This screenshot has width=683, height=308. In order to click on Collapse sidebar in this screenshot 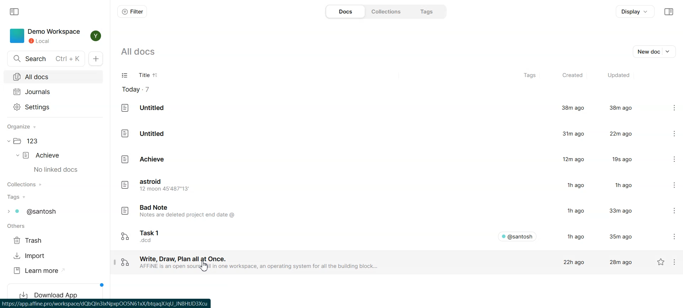, I will do `click(15, 11)`.